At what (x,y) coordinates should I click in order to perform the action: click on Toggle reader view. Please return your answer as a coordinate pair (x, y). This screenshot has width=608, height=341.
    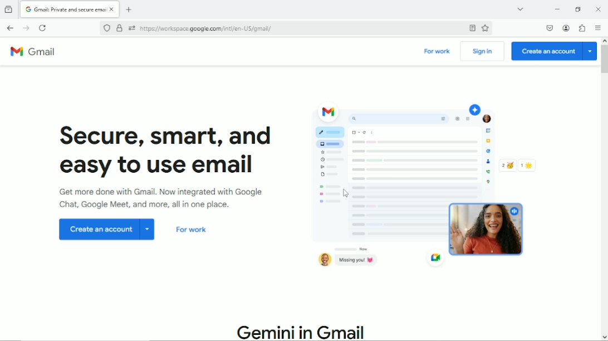
    Looking at the image, I should click on (471, 28).